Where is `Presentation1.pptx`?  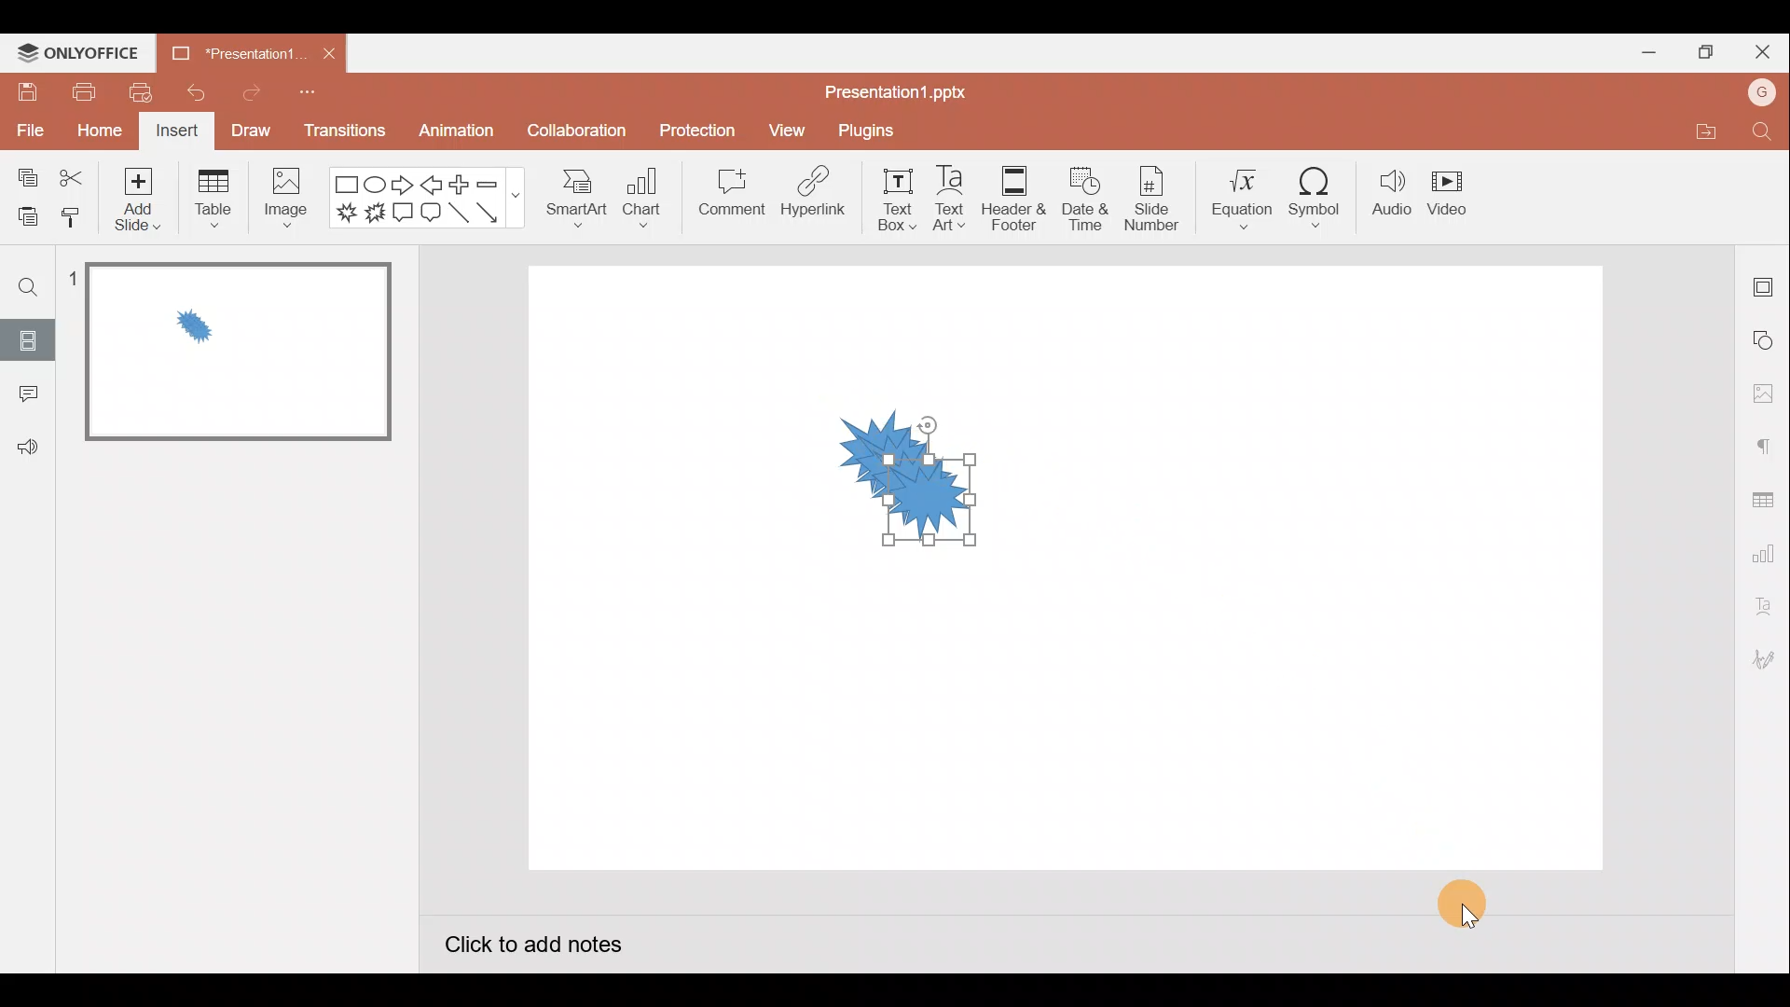 Presentation1.pptx is located at coordinates (896, 90).